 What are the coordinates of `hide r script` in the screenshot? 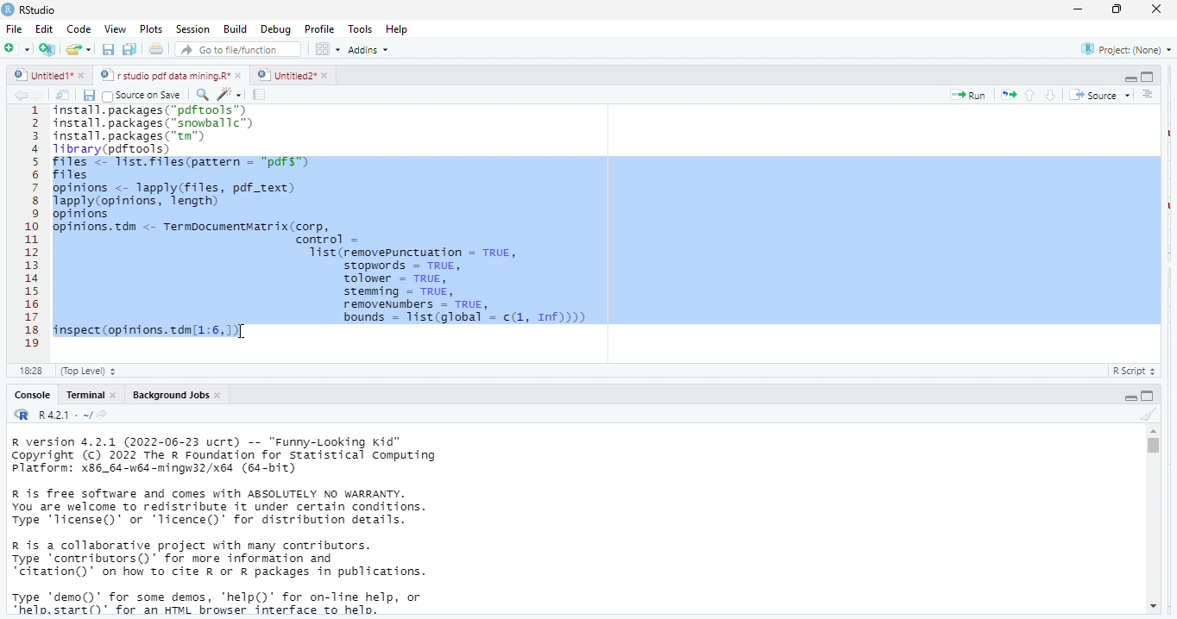 It's located at (1130, 79).